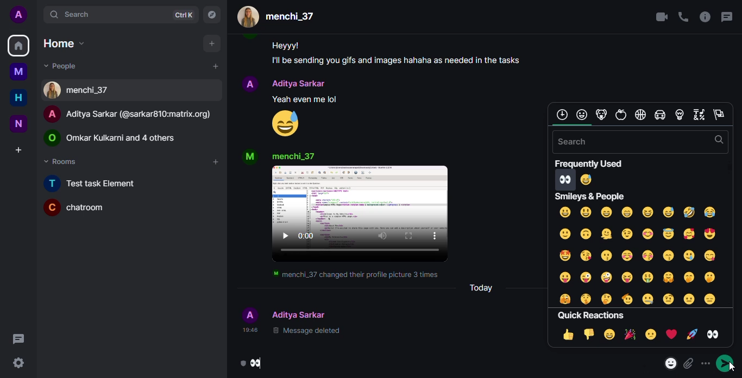  I want to click on Yeah even me lol, so click(307, 99).